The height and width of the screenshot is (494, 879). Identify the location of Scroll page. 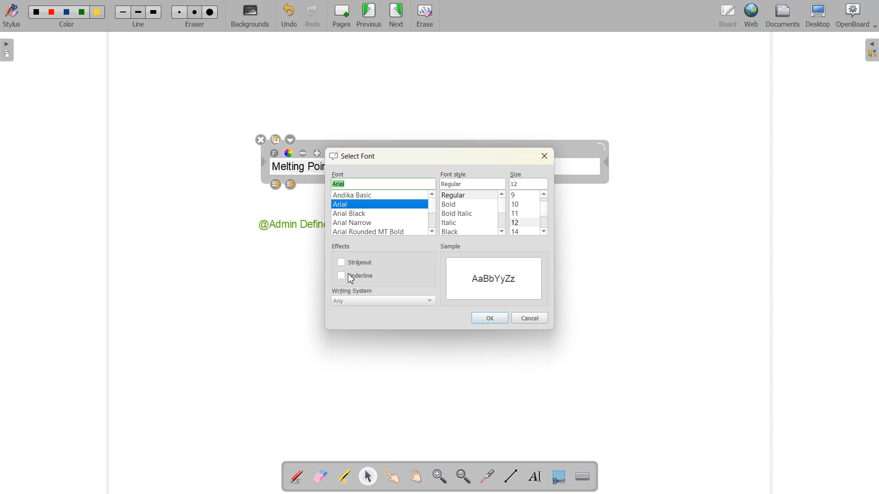
(414, 477).